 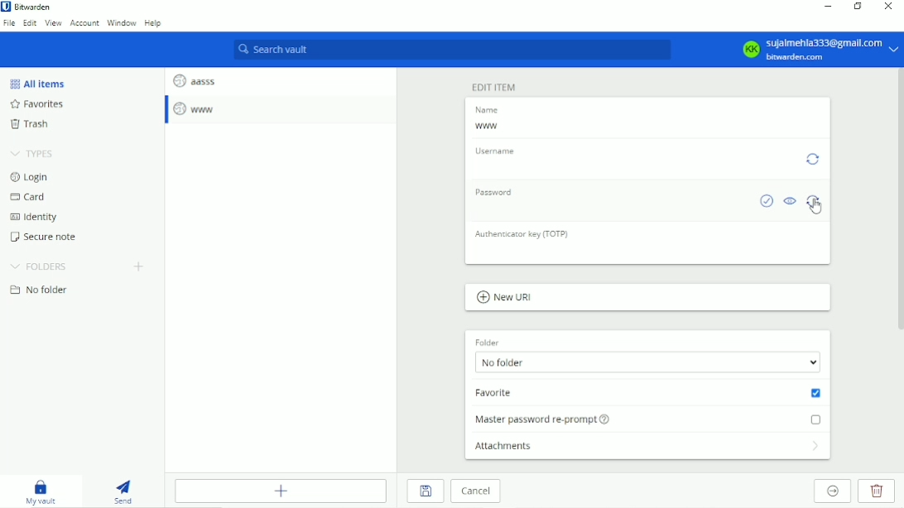 I want to click on Secure note, so click(x=47, y=237).